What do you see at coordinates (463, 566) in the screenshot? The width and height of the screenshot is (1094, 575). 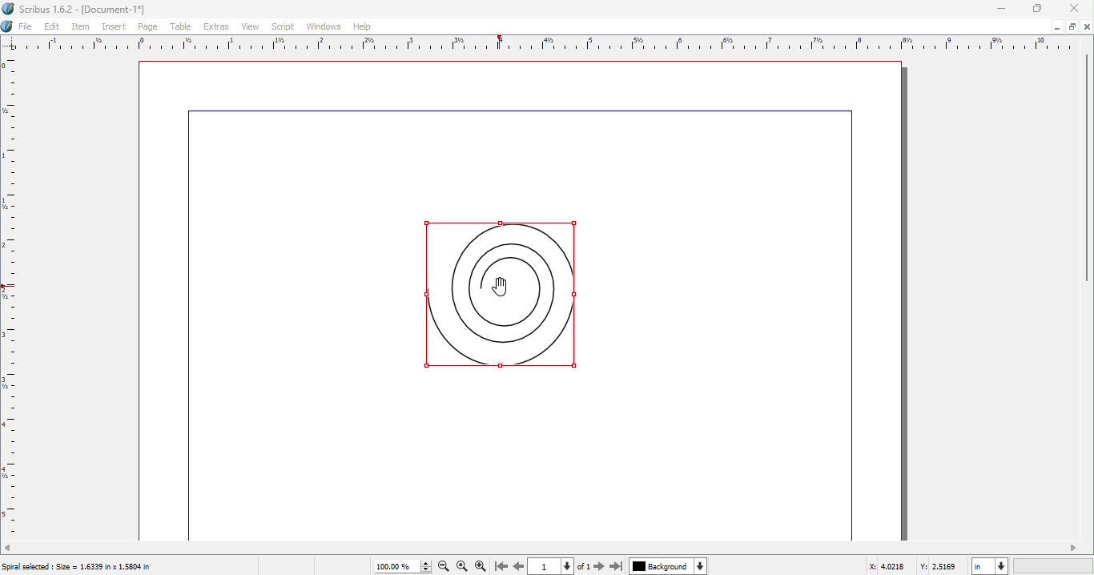 I see `Zoom to 100%` at bounding box center [463, 566].